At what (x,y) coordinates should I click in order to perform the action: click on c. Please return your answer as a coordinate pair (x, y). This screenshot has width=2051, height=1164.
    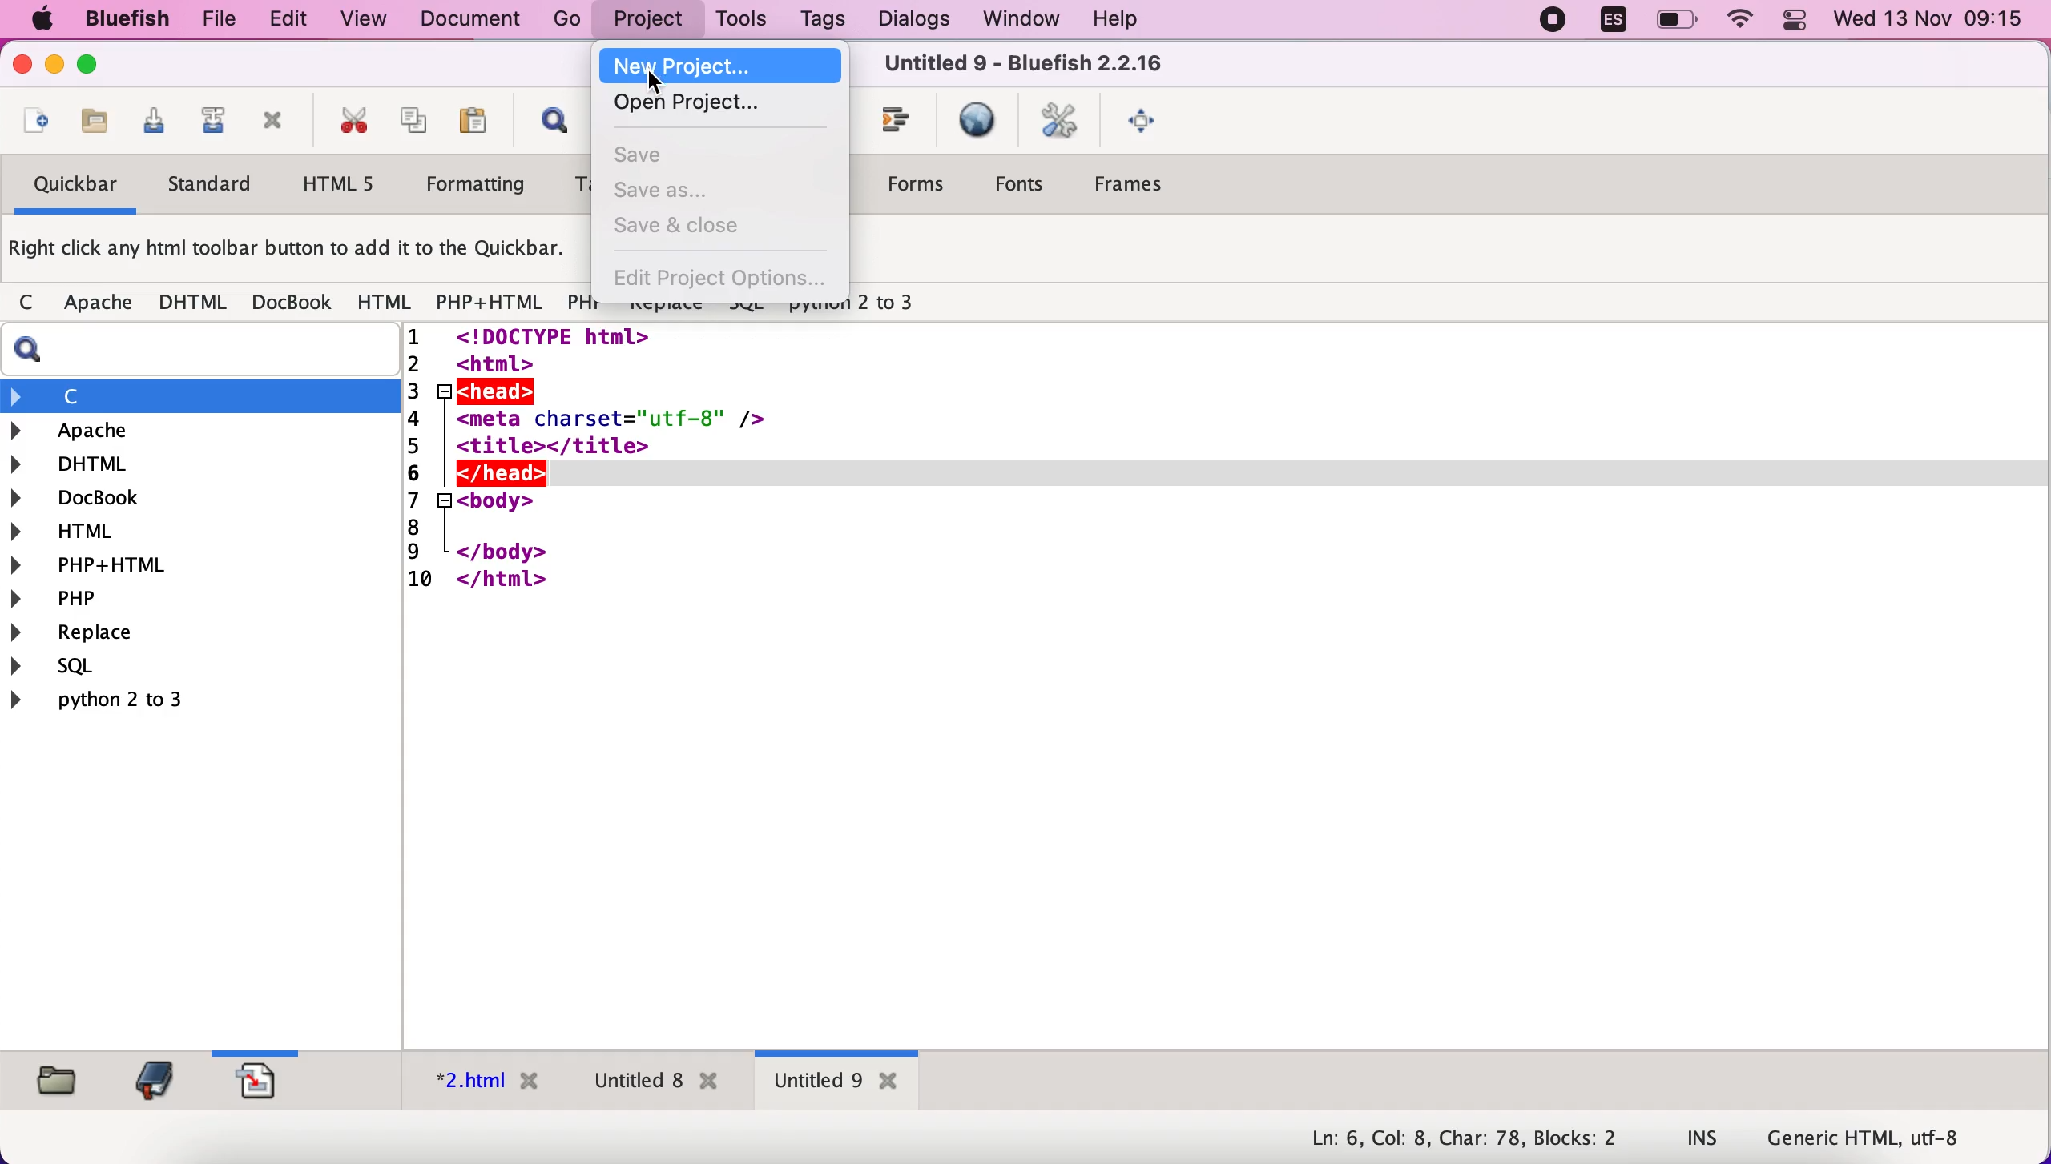
    Looking at the image, I should click on (26, 303).